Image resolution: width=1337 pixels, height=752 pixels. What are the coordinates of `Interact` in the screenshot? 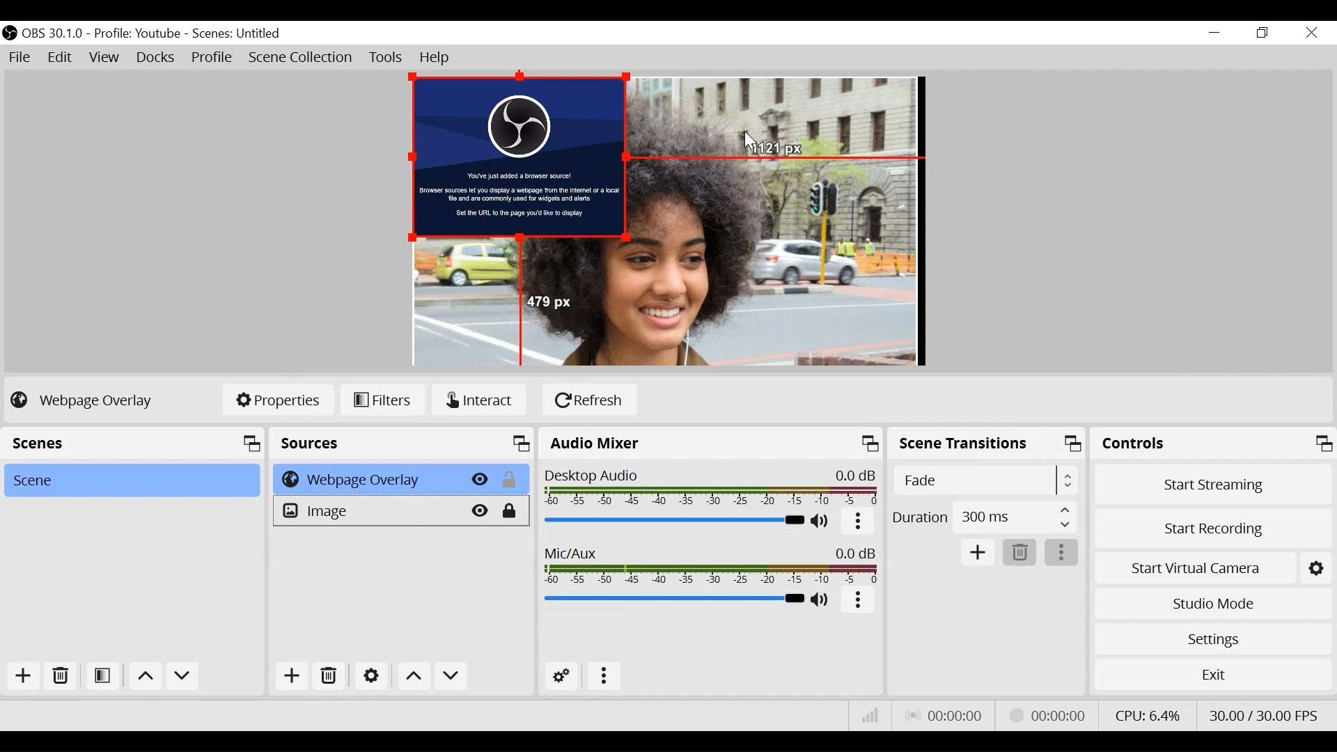 It's located at (476, 400).